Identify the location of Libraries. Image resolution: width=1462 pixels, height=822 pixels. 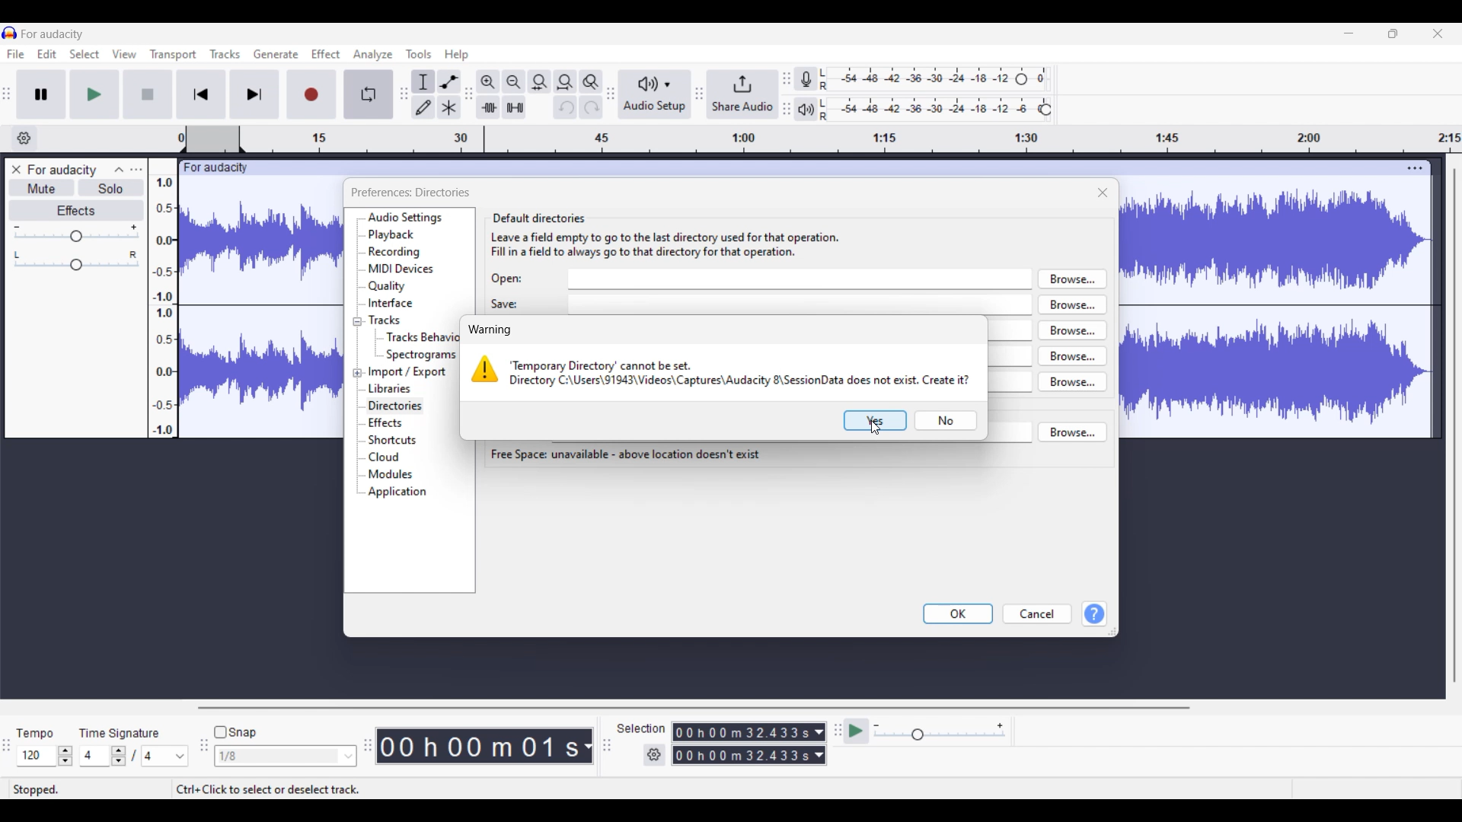
(391, 388).